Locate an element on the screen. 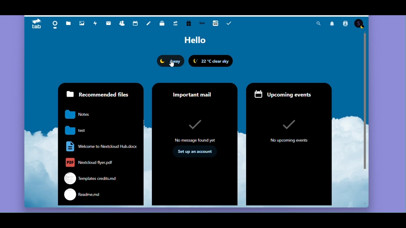 The width and height of the screenshot is (406, 228). Calendar is located at coordinates (135, 22).